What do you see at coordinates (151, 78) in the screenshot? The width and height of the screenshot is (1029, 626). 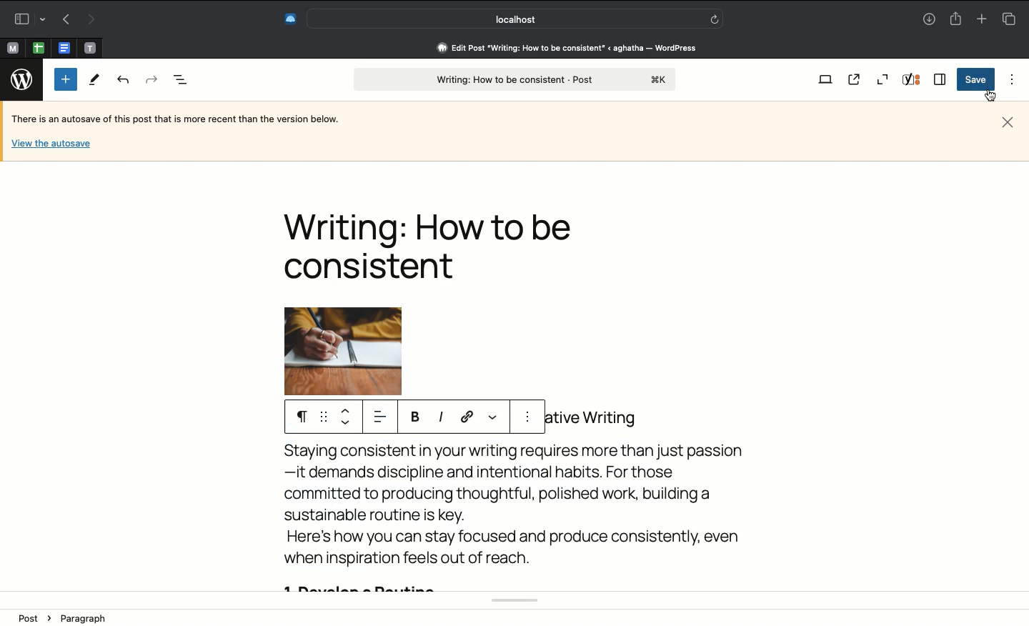 I see `Redo` at bounding box center [151, 78].